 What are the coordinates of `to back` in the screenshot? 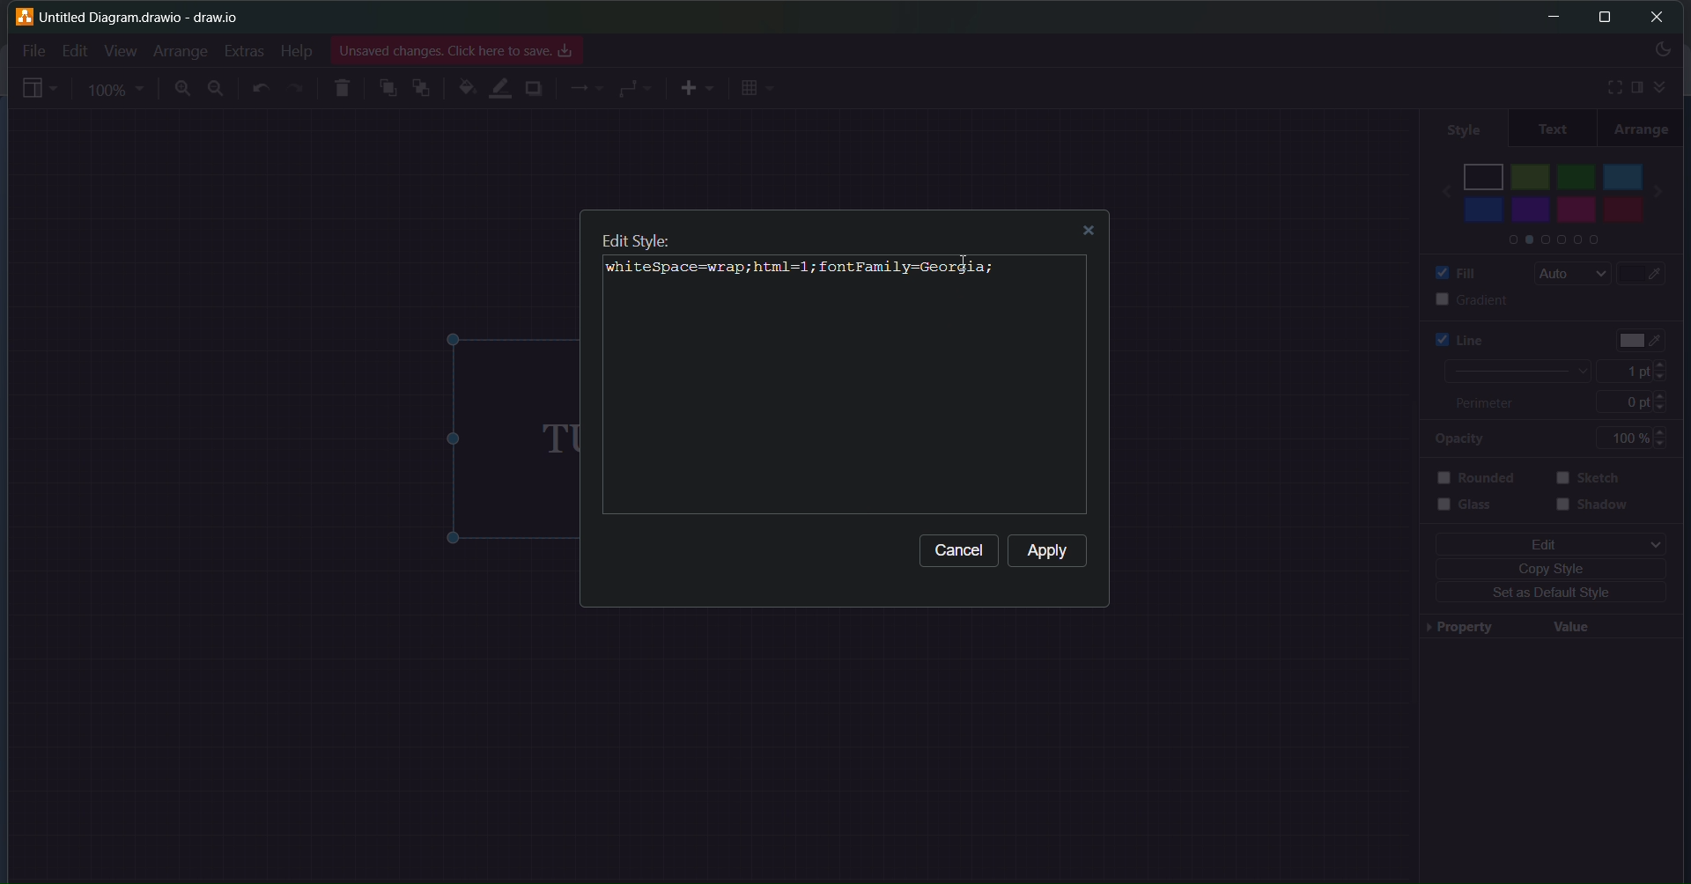 It's located at (422, 90).